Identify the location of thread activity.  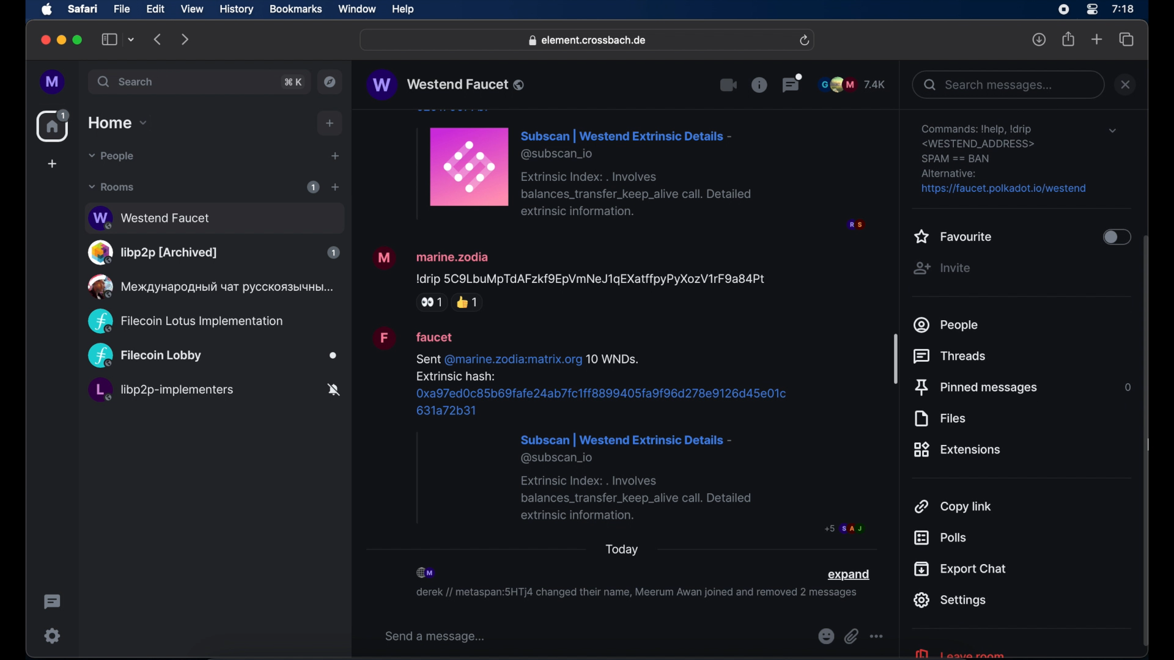
(53, 602).